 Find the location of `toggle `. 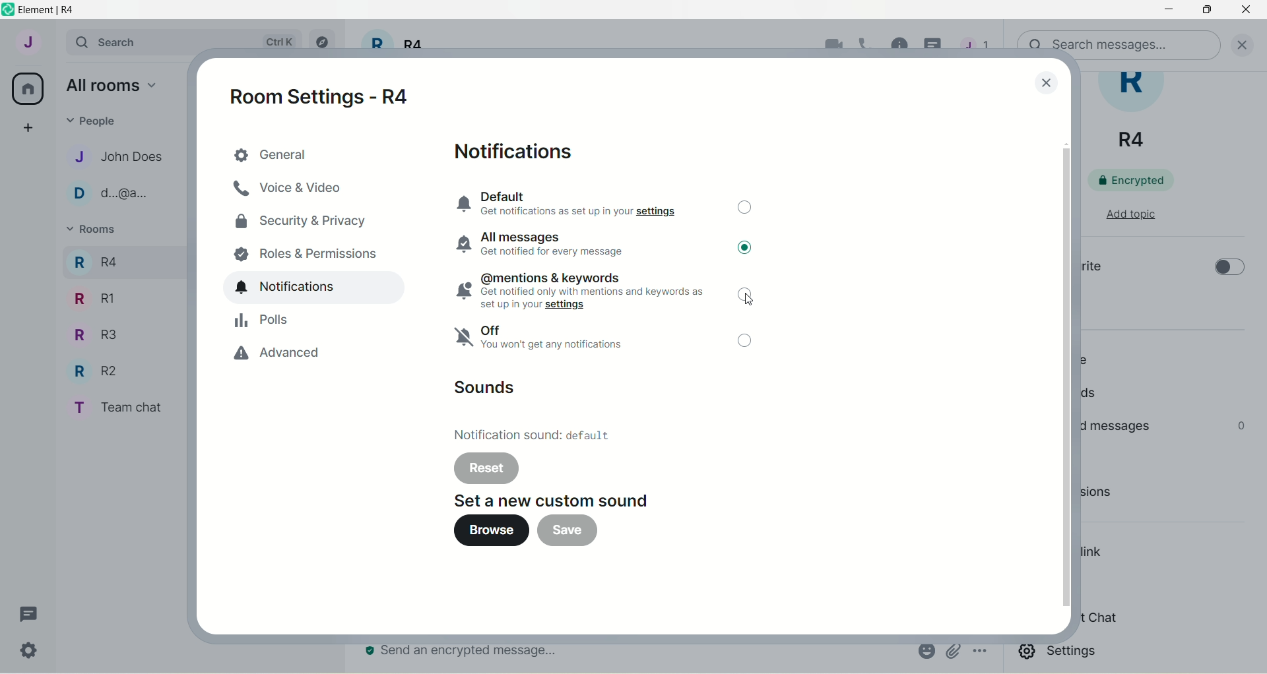

toggle  is located at coordinates (747, 253).